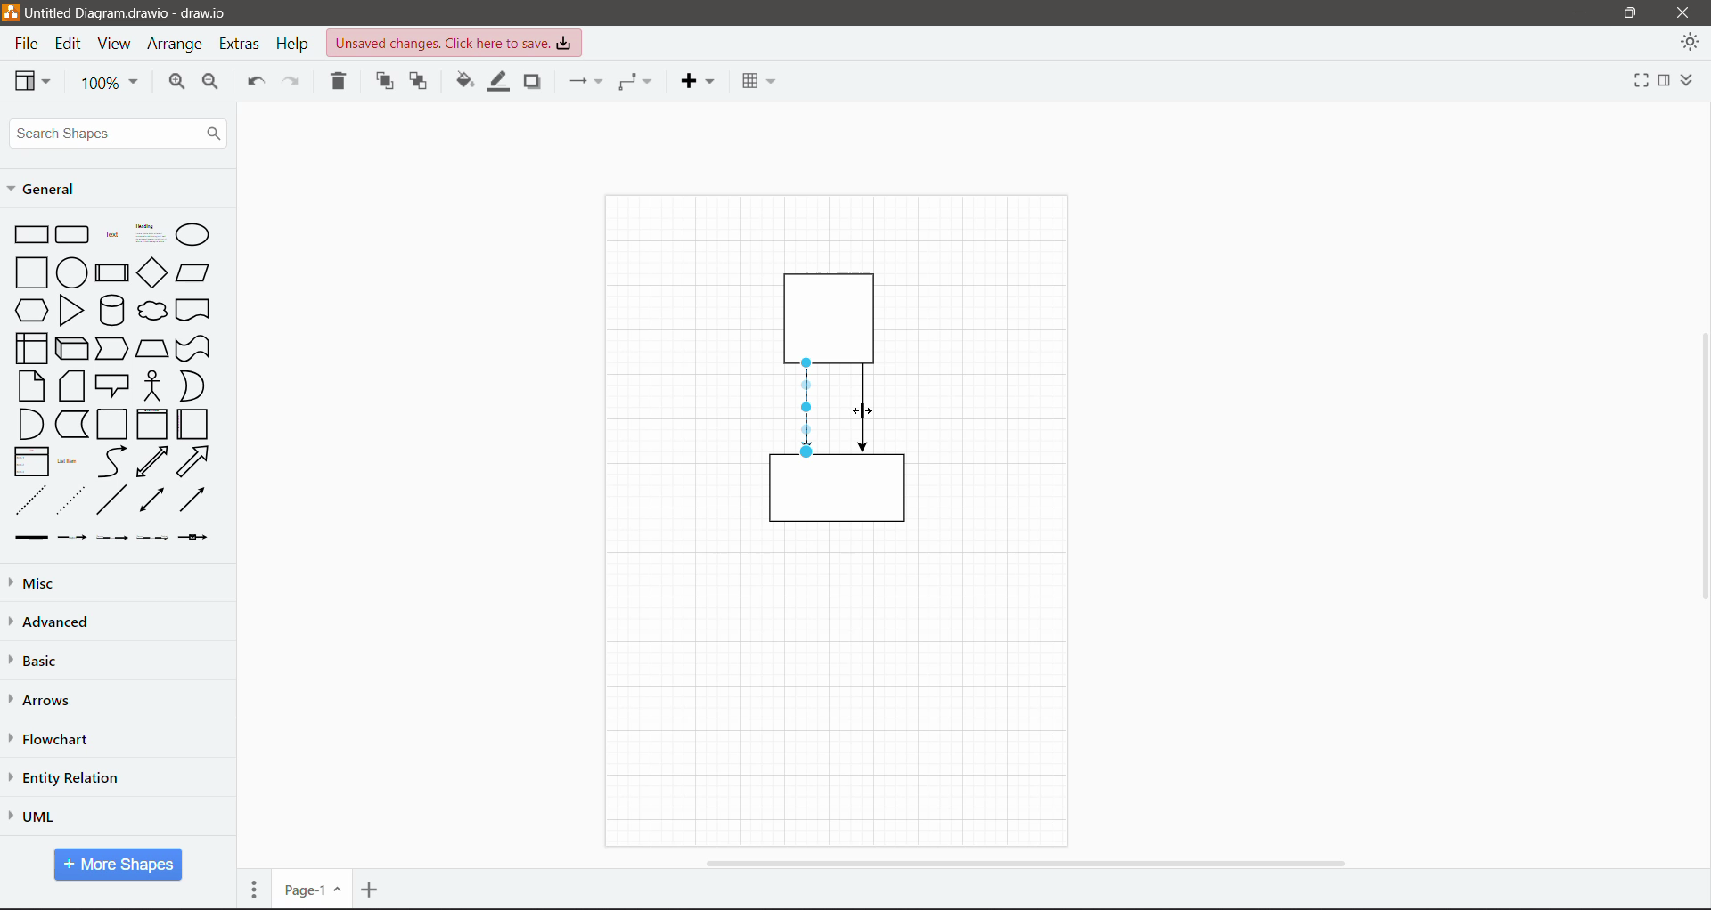 This screenshot has width=1711, height=910. What do you see at coordinates (30, 309) in the screenshot?
I see `Hexagon` at bounding box center [30, 309].